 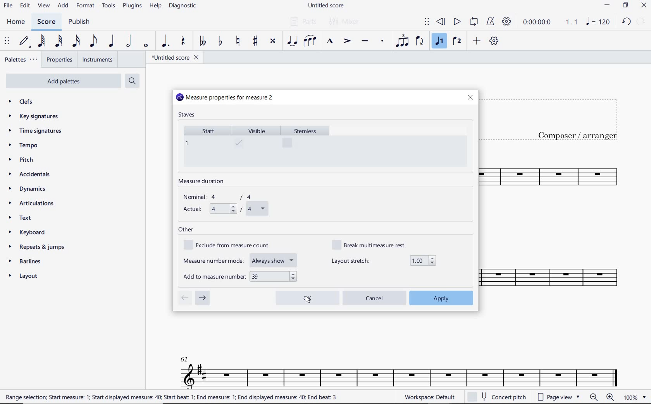 I want to click on cancel, so click(x=375, y=298).